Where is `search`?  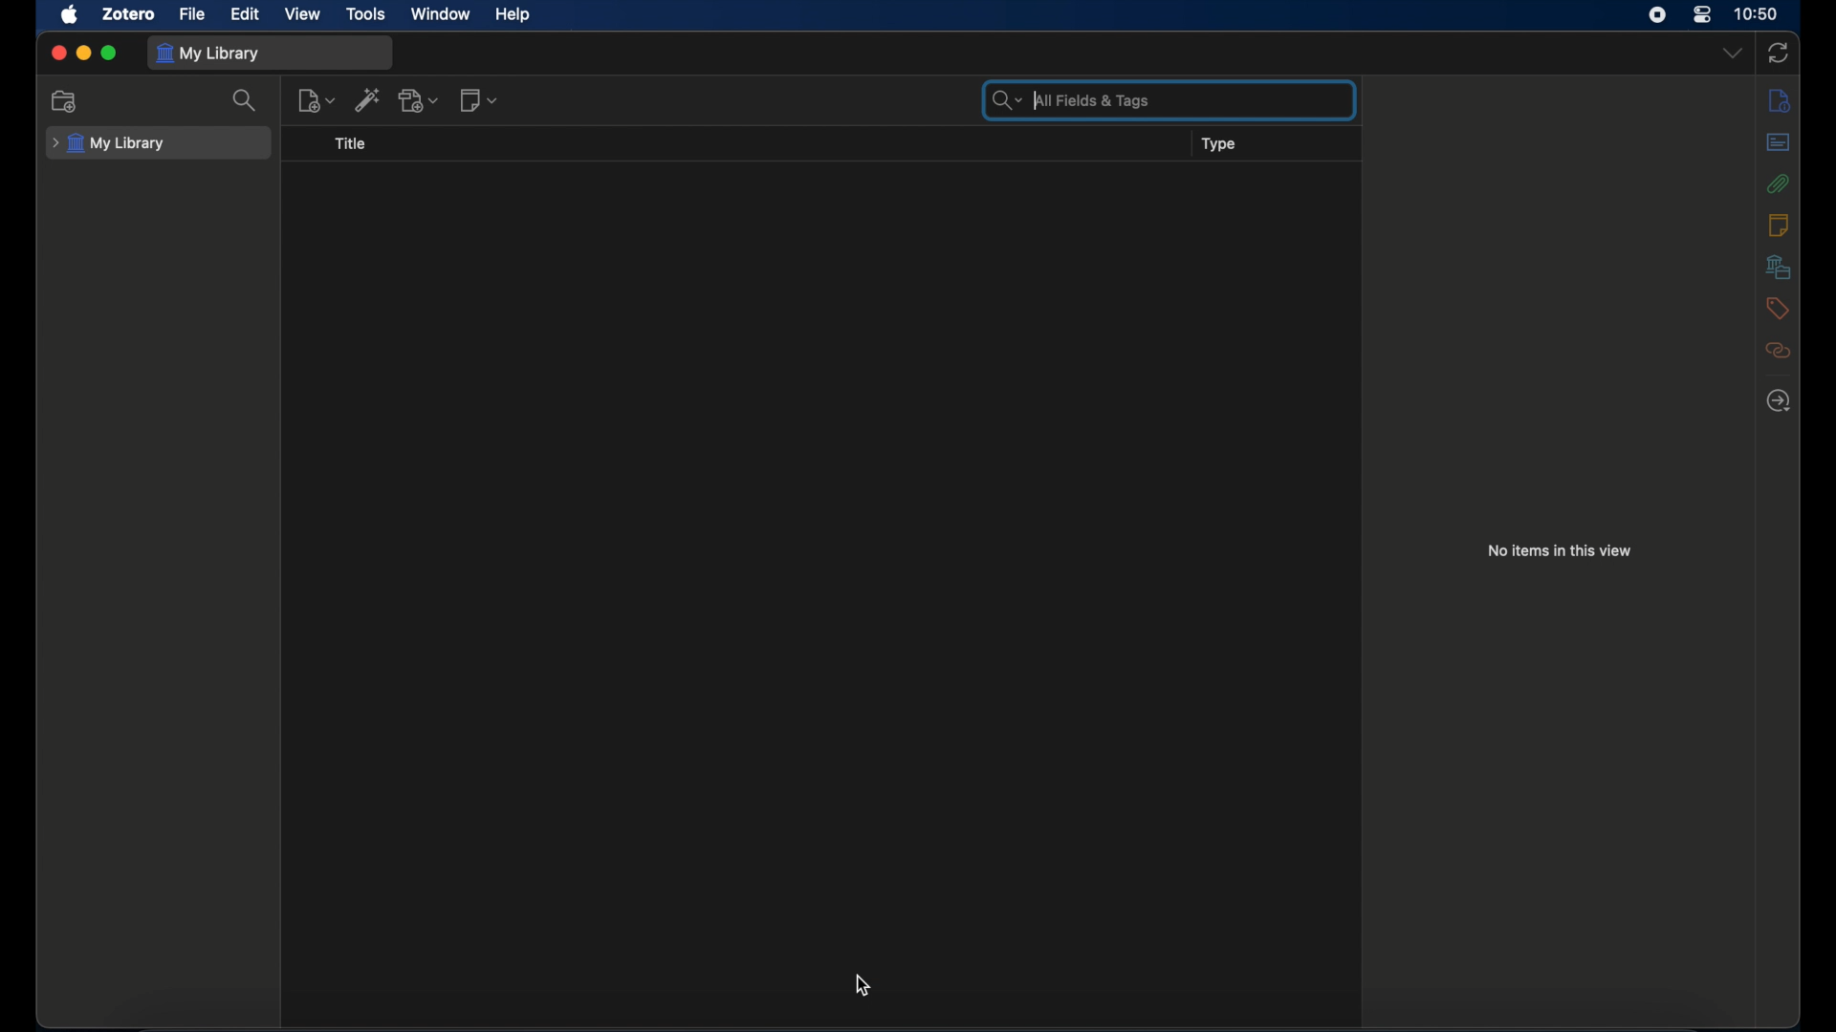 search is located at coordinates (247, 100).